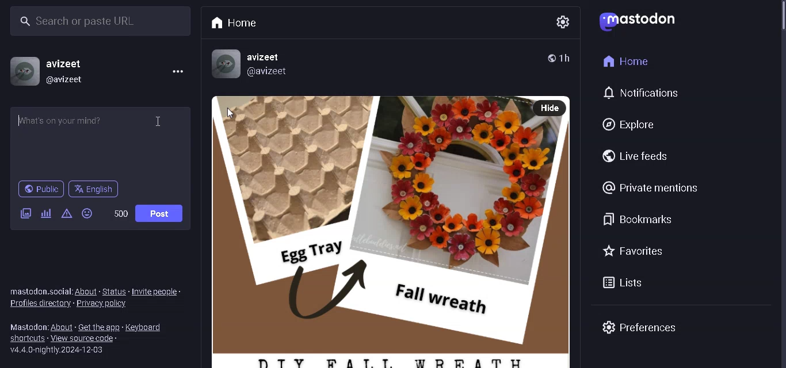  Describe the element at coordinates (39, 305) in the screenshot. I see `PROFILES DIRECORY` at that location.